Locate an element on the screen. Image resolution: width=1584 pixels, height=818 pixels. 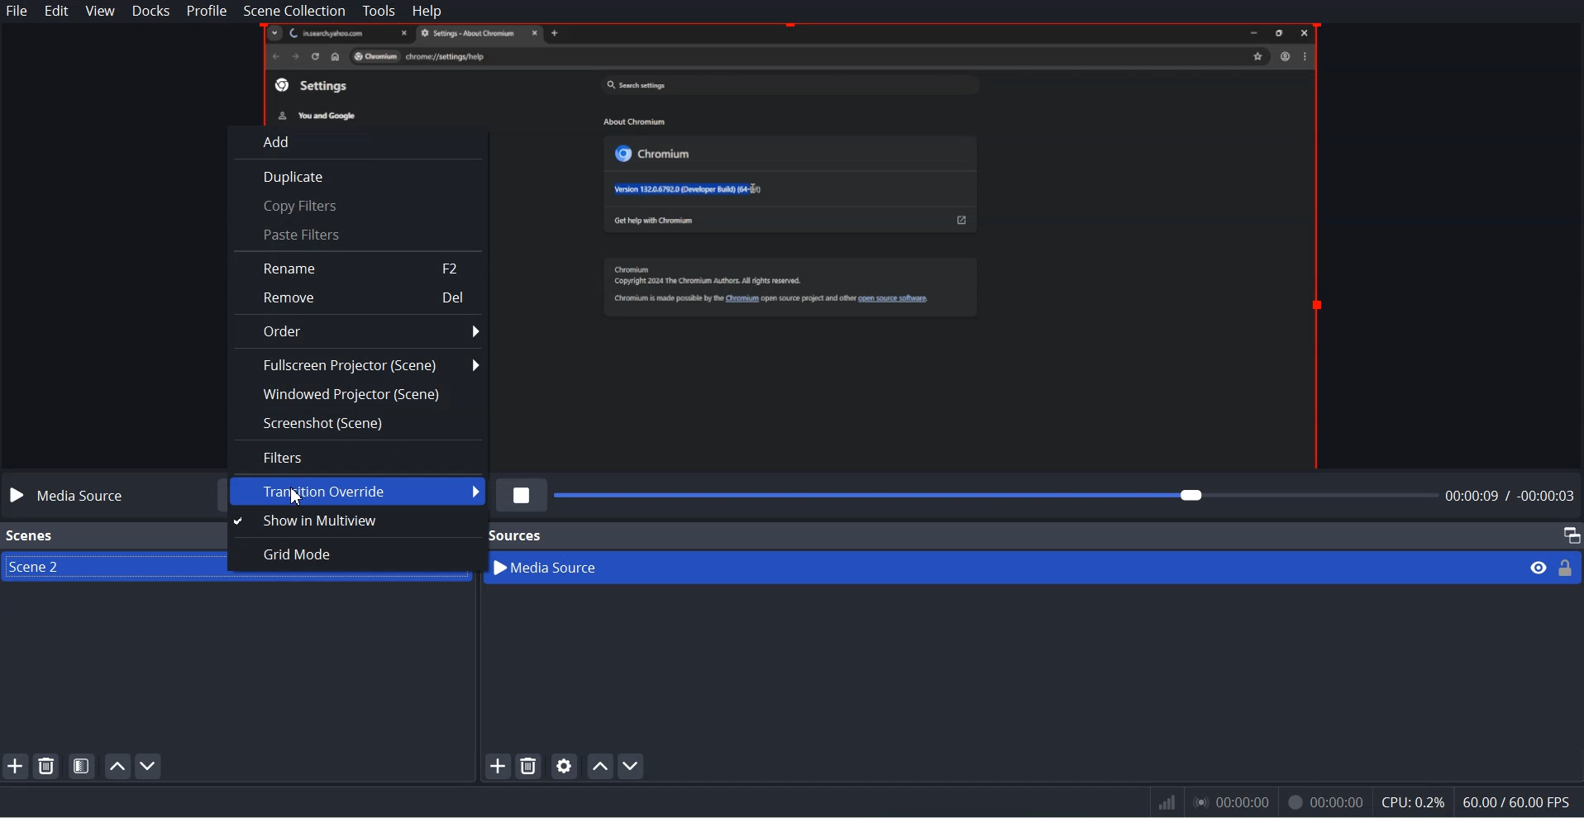
Copy Filter is located at coordinates (357, 206).